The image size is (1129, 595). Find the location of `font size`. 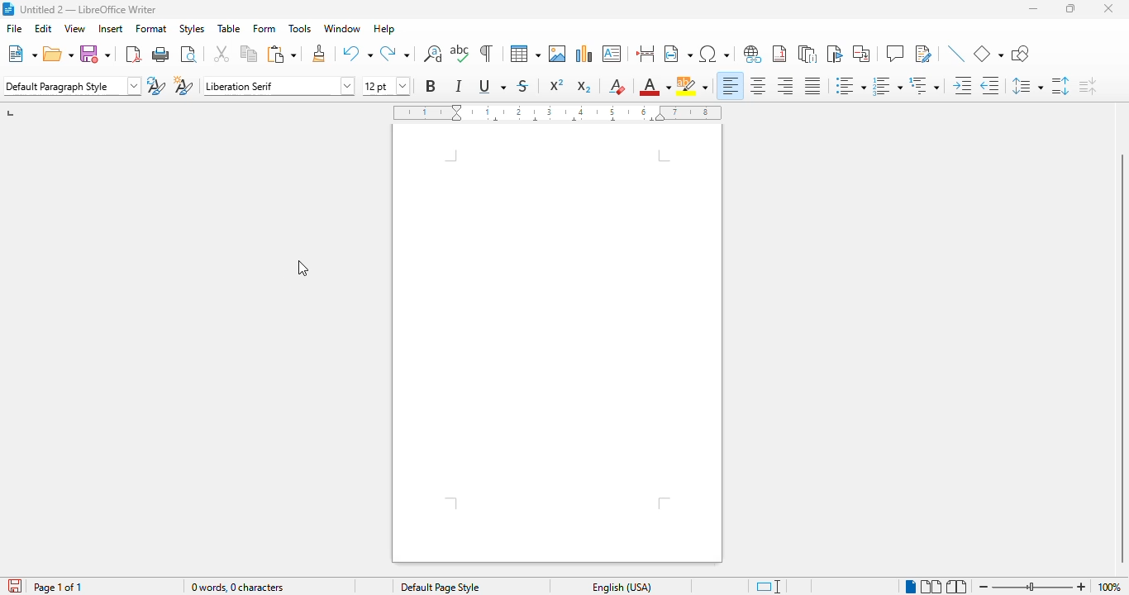

font size is located at coordinates (386, 86).